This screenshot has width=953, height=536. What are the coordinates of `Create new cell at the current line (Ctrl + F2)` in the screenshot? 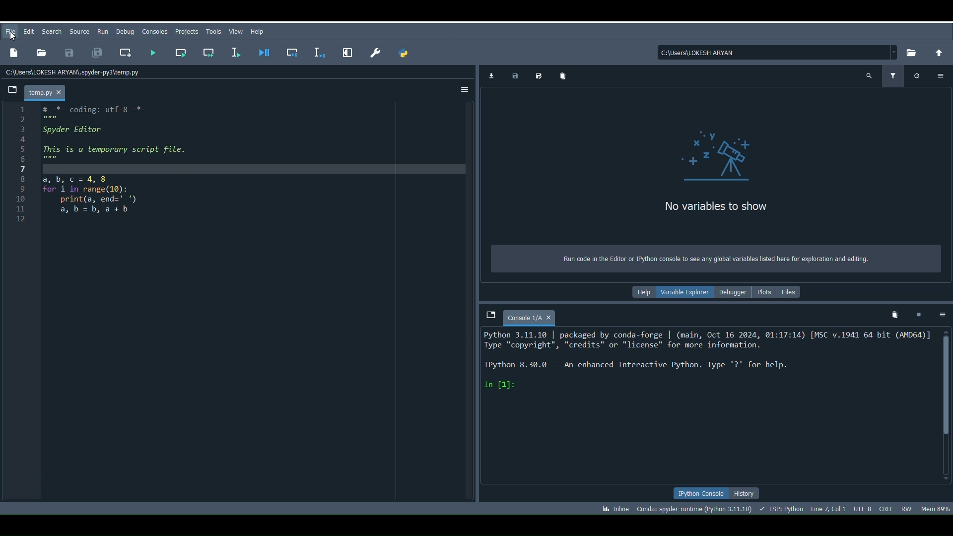 It's located at (126, 51).